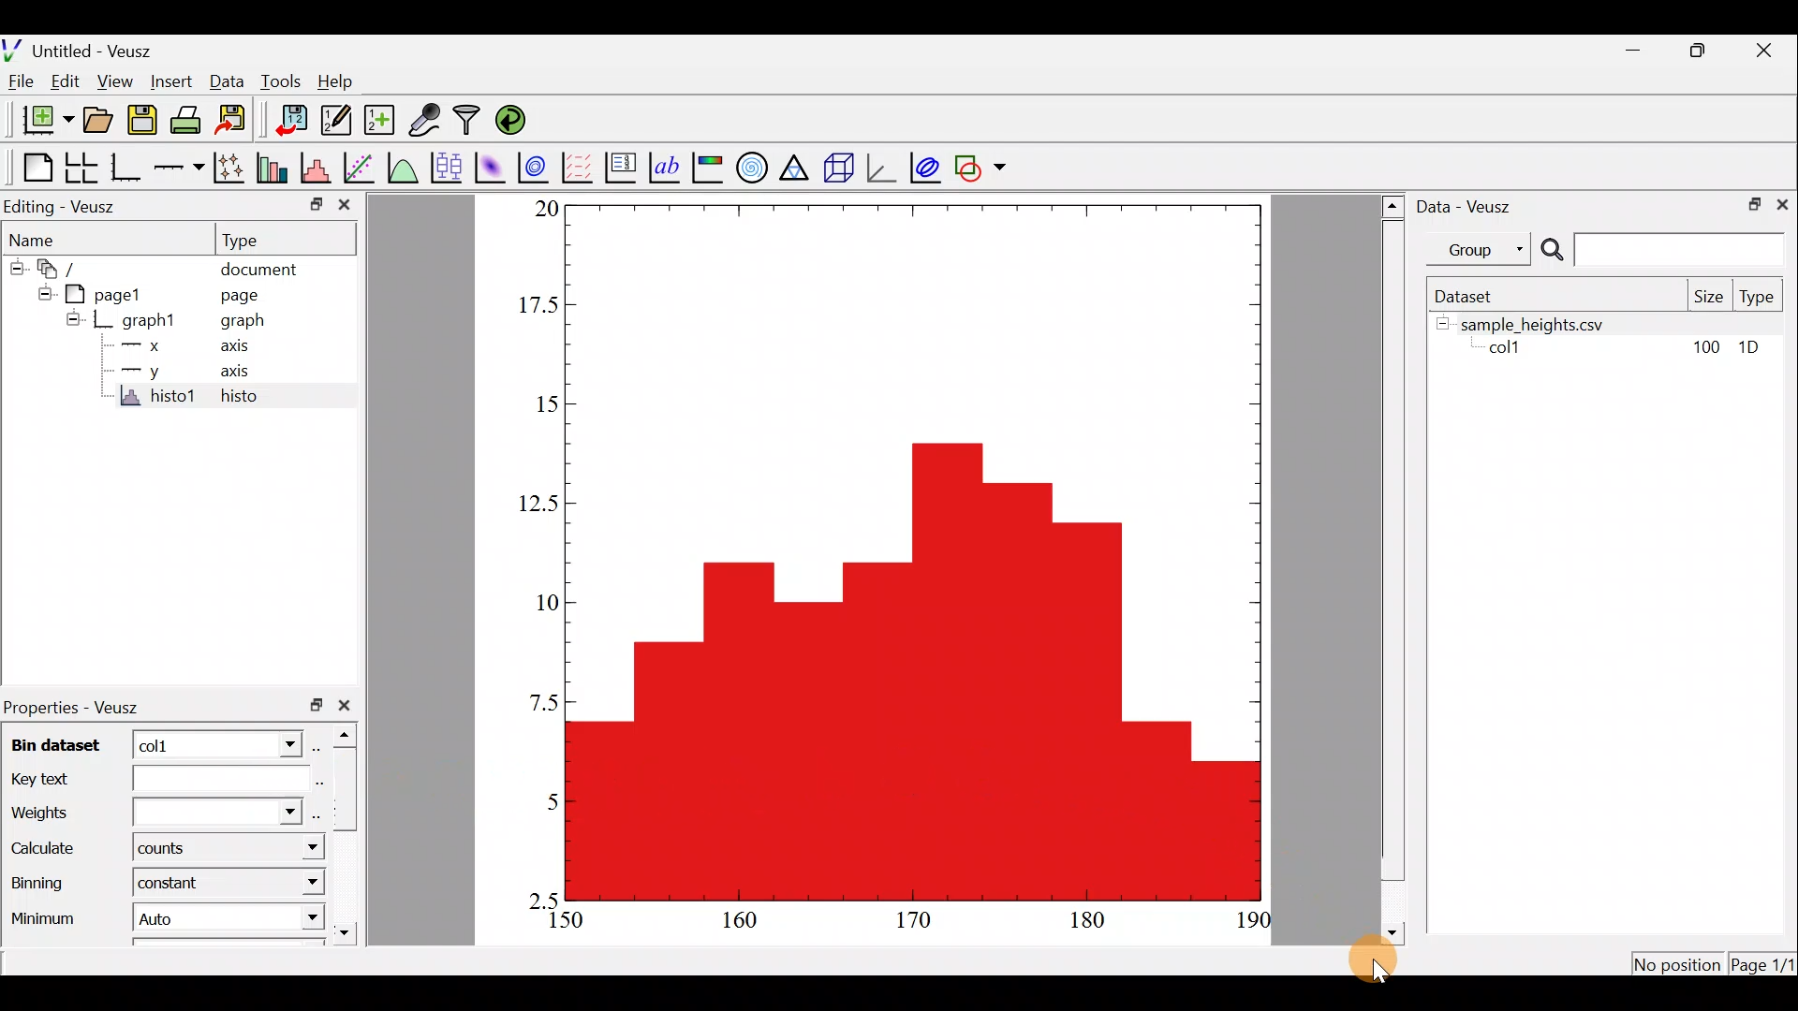  I want to click on 2.5, so click(543, 897).